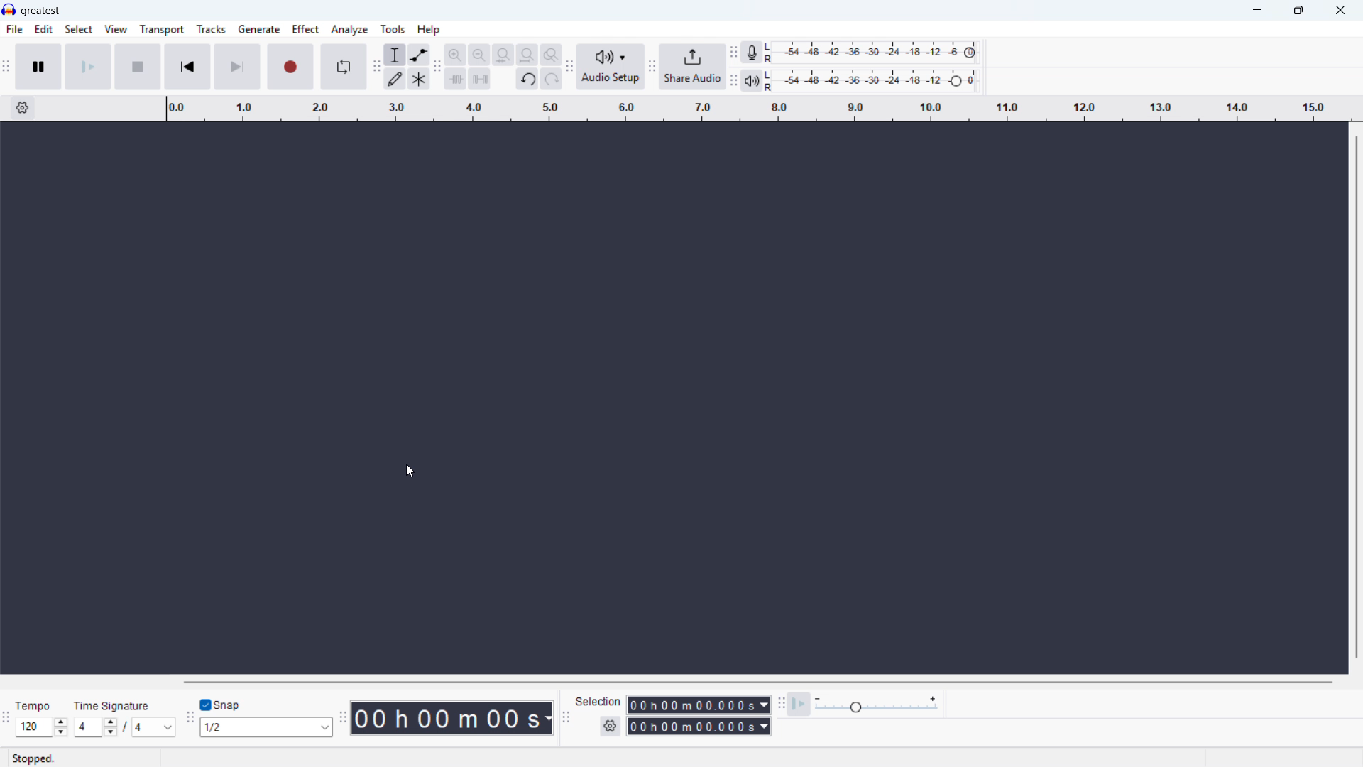 The width and height of the screenshot is (1363, 767). What do you see at coordinates (237, 67) in the screenshot?
I see `Skip to end ` at bounding box center [237, 67].